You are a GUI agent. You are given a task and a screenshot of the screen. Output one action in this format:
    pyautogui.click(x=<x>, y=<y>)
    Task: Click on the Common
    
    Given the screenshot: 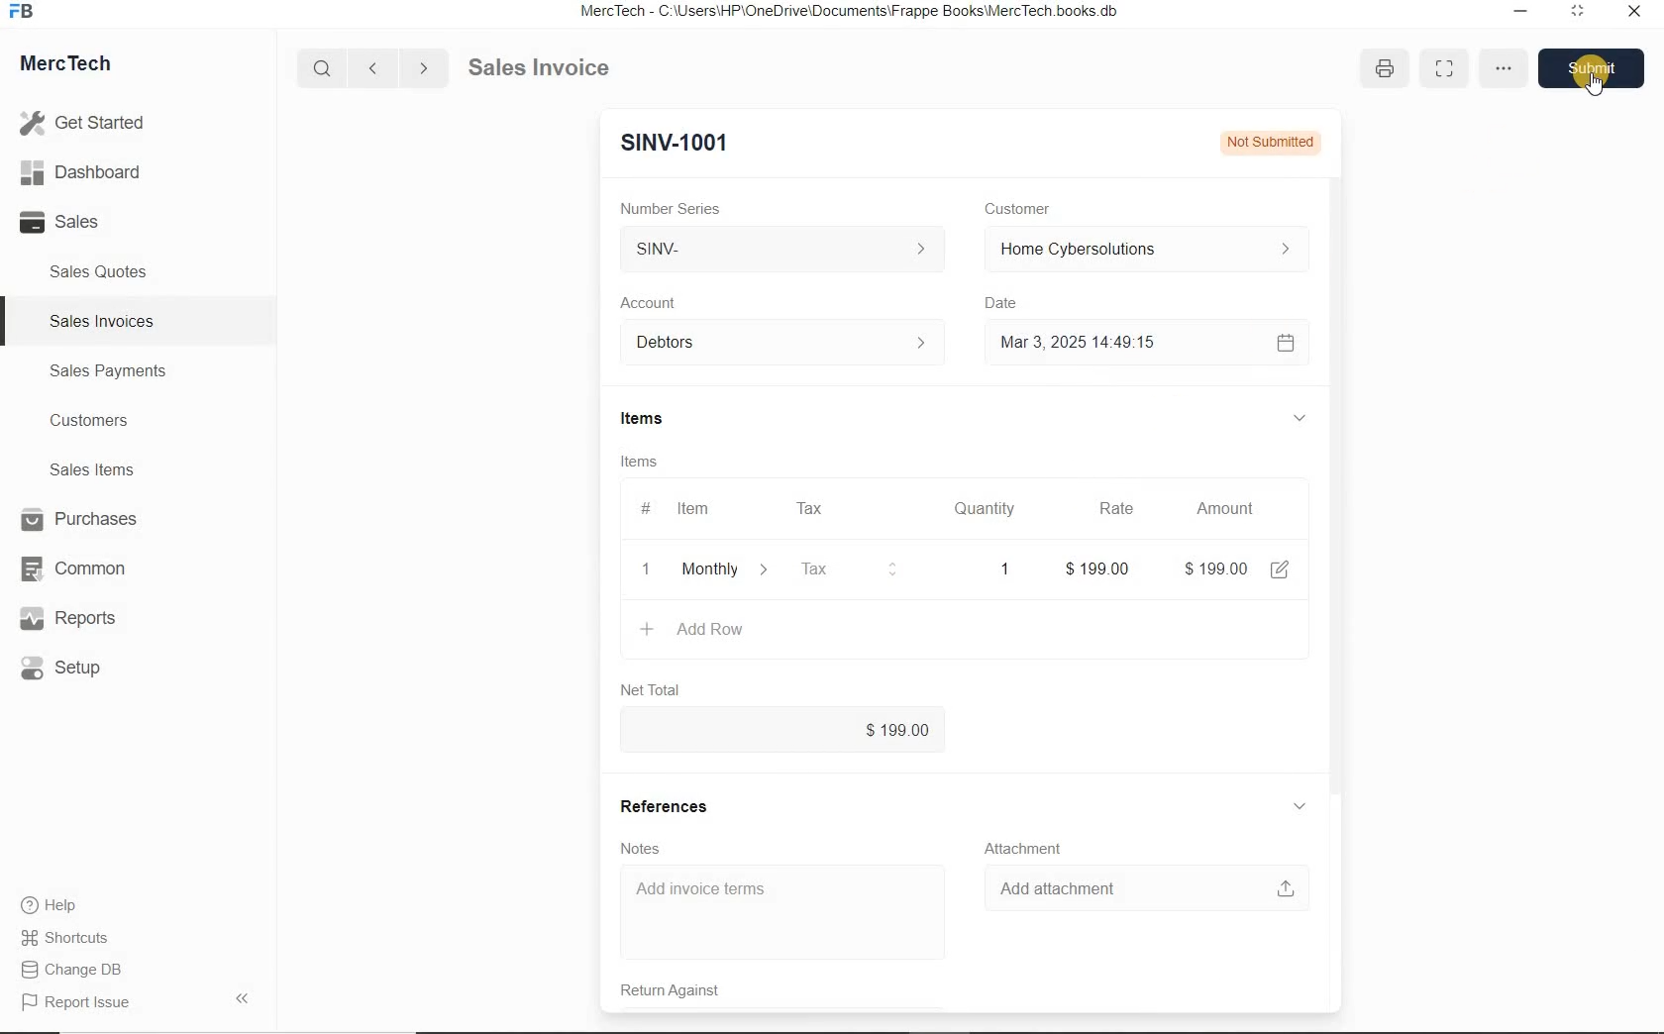 What is the action you would take?
    pyautogui.click(x=82, y=568)
    